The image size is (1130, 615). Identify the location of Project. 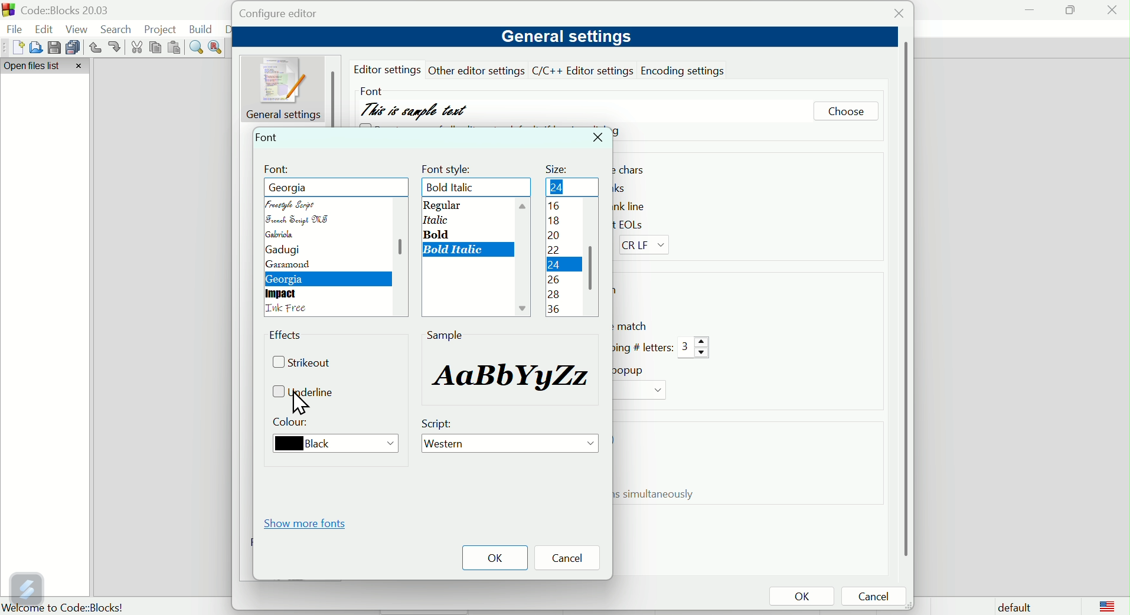
(162, 29).